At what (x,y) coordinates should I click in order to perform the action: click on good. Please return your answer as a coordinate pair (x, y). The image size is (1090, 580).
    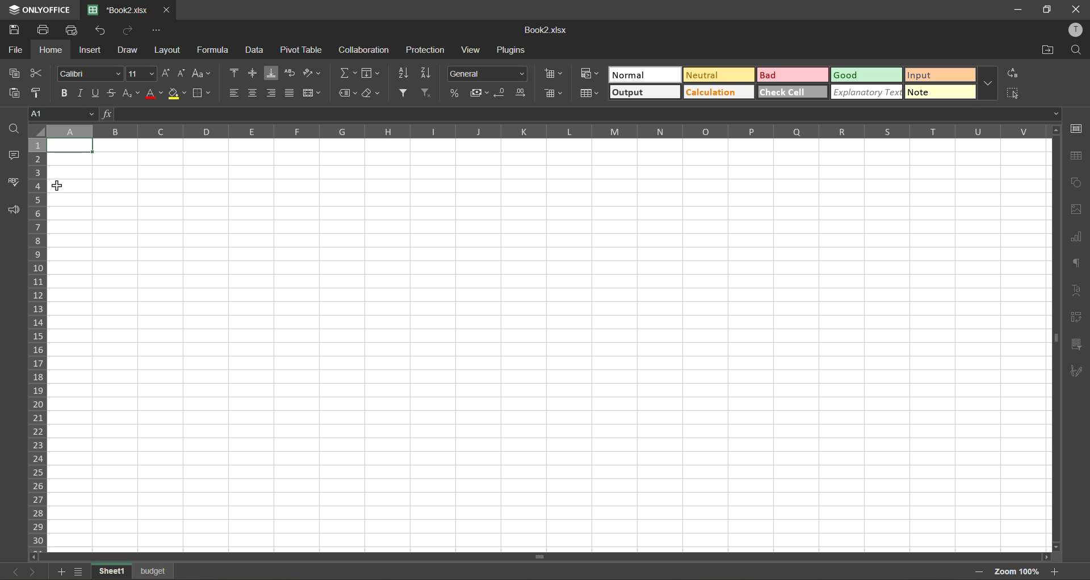
    Looking at the image, I should click on (865, 74).